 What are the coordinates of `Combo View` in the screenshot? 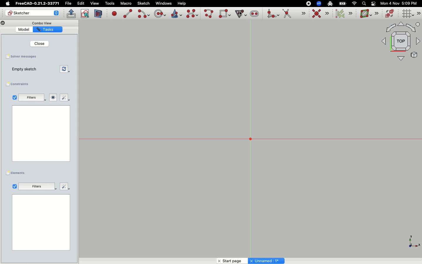 It's located at (42, 23).